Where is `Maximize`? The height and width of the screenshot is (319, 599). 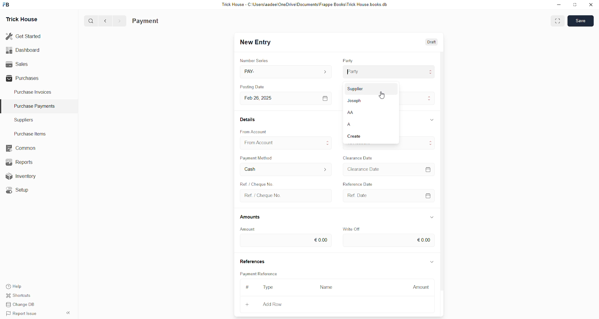
Maximize is located at coordinates (575, 6).